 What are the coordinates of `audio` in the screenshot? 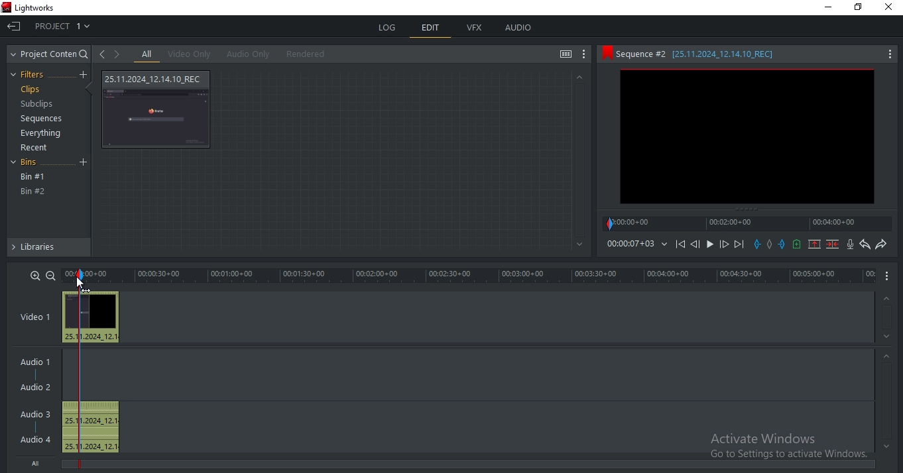 It's located at (93, 427).